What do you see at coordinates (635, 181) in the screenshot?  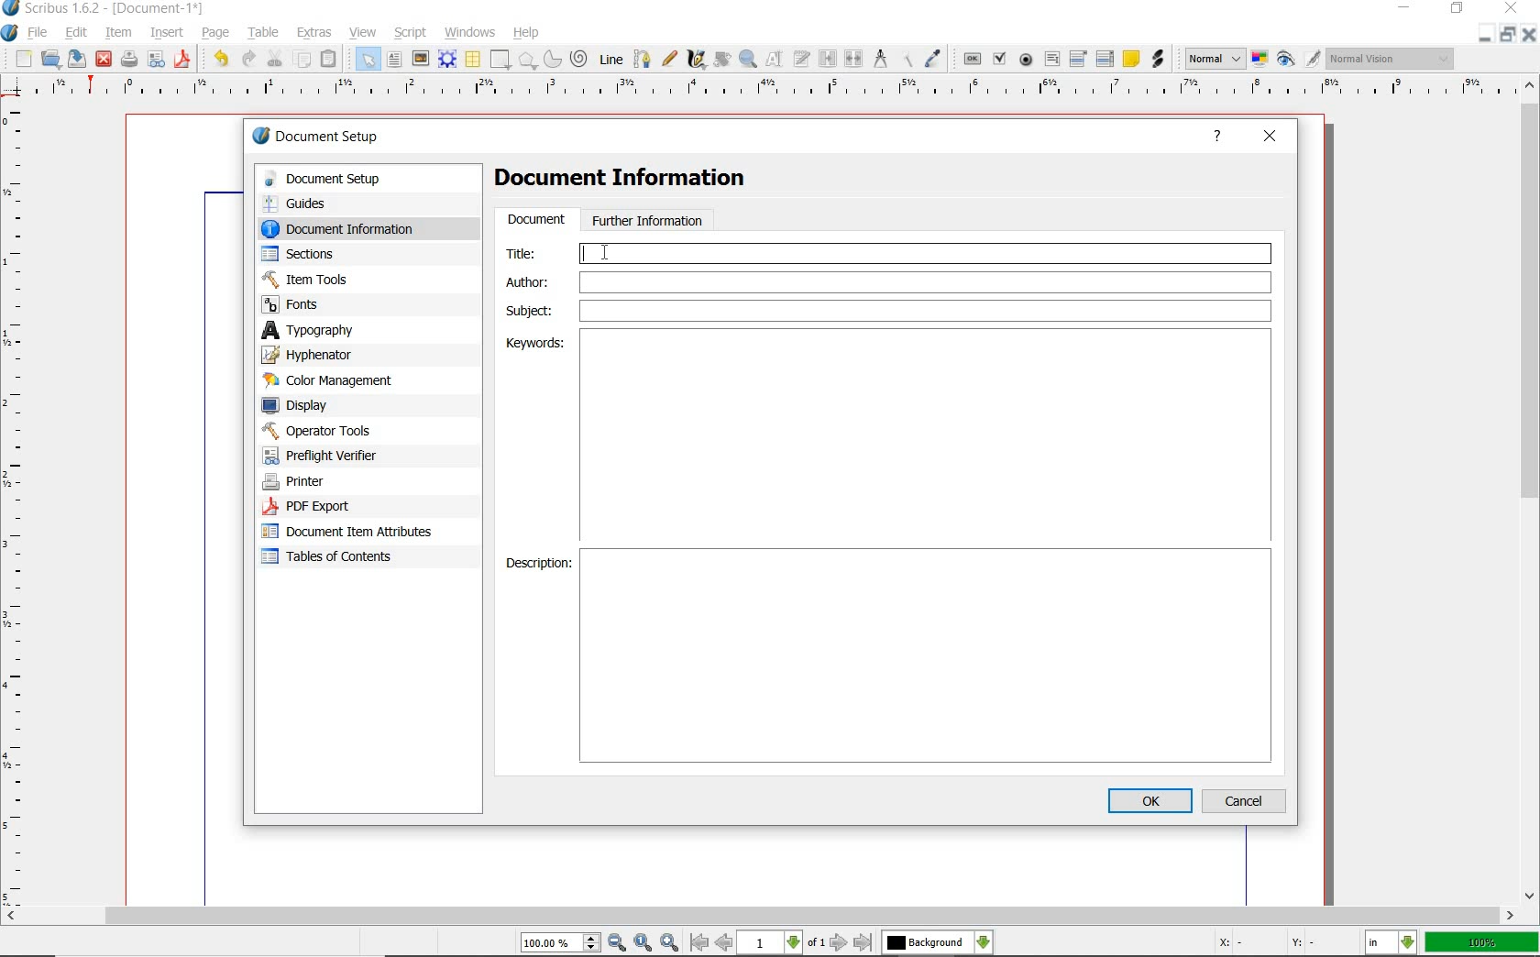 I see `Document Information` at bounding box center [635, 181].